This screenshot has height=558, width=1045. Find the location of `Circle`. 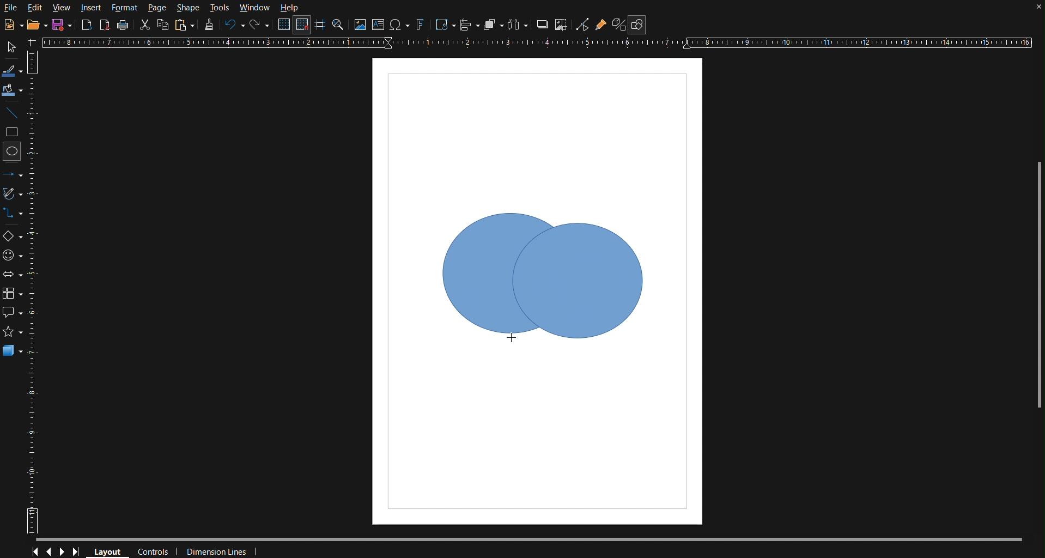

Circle is located at coordinates (13, 154).